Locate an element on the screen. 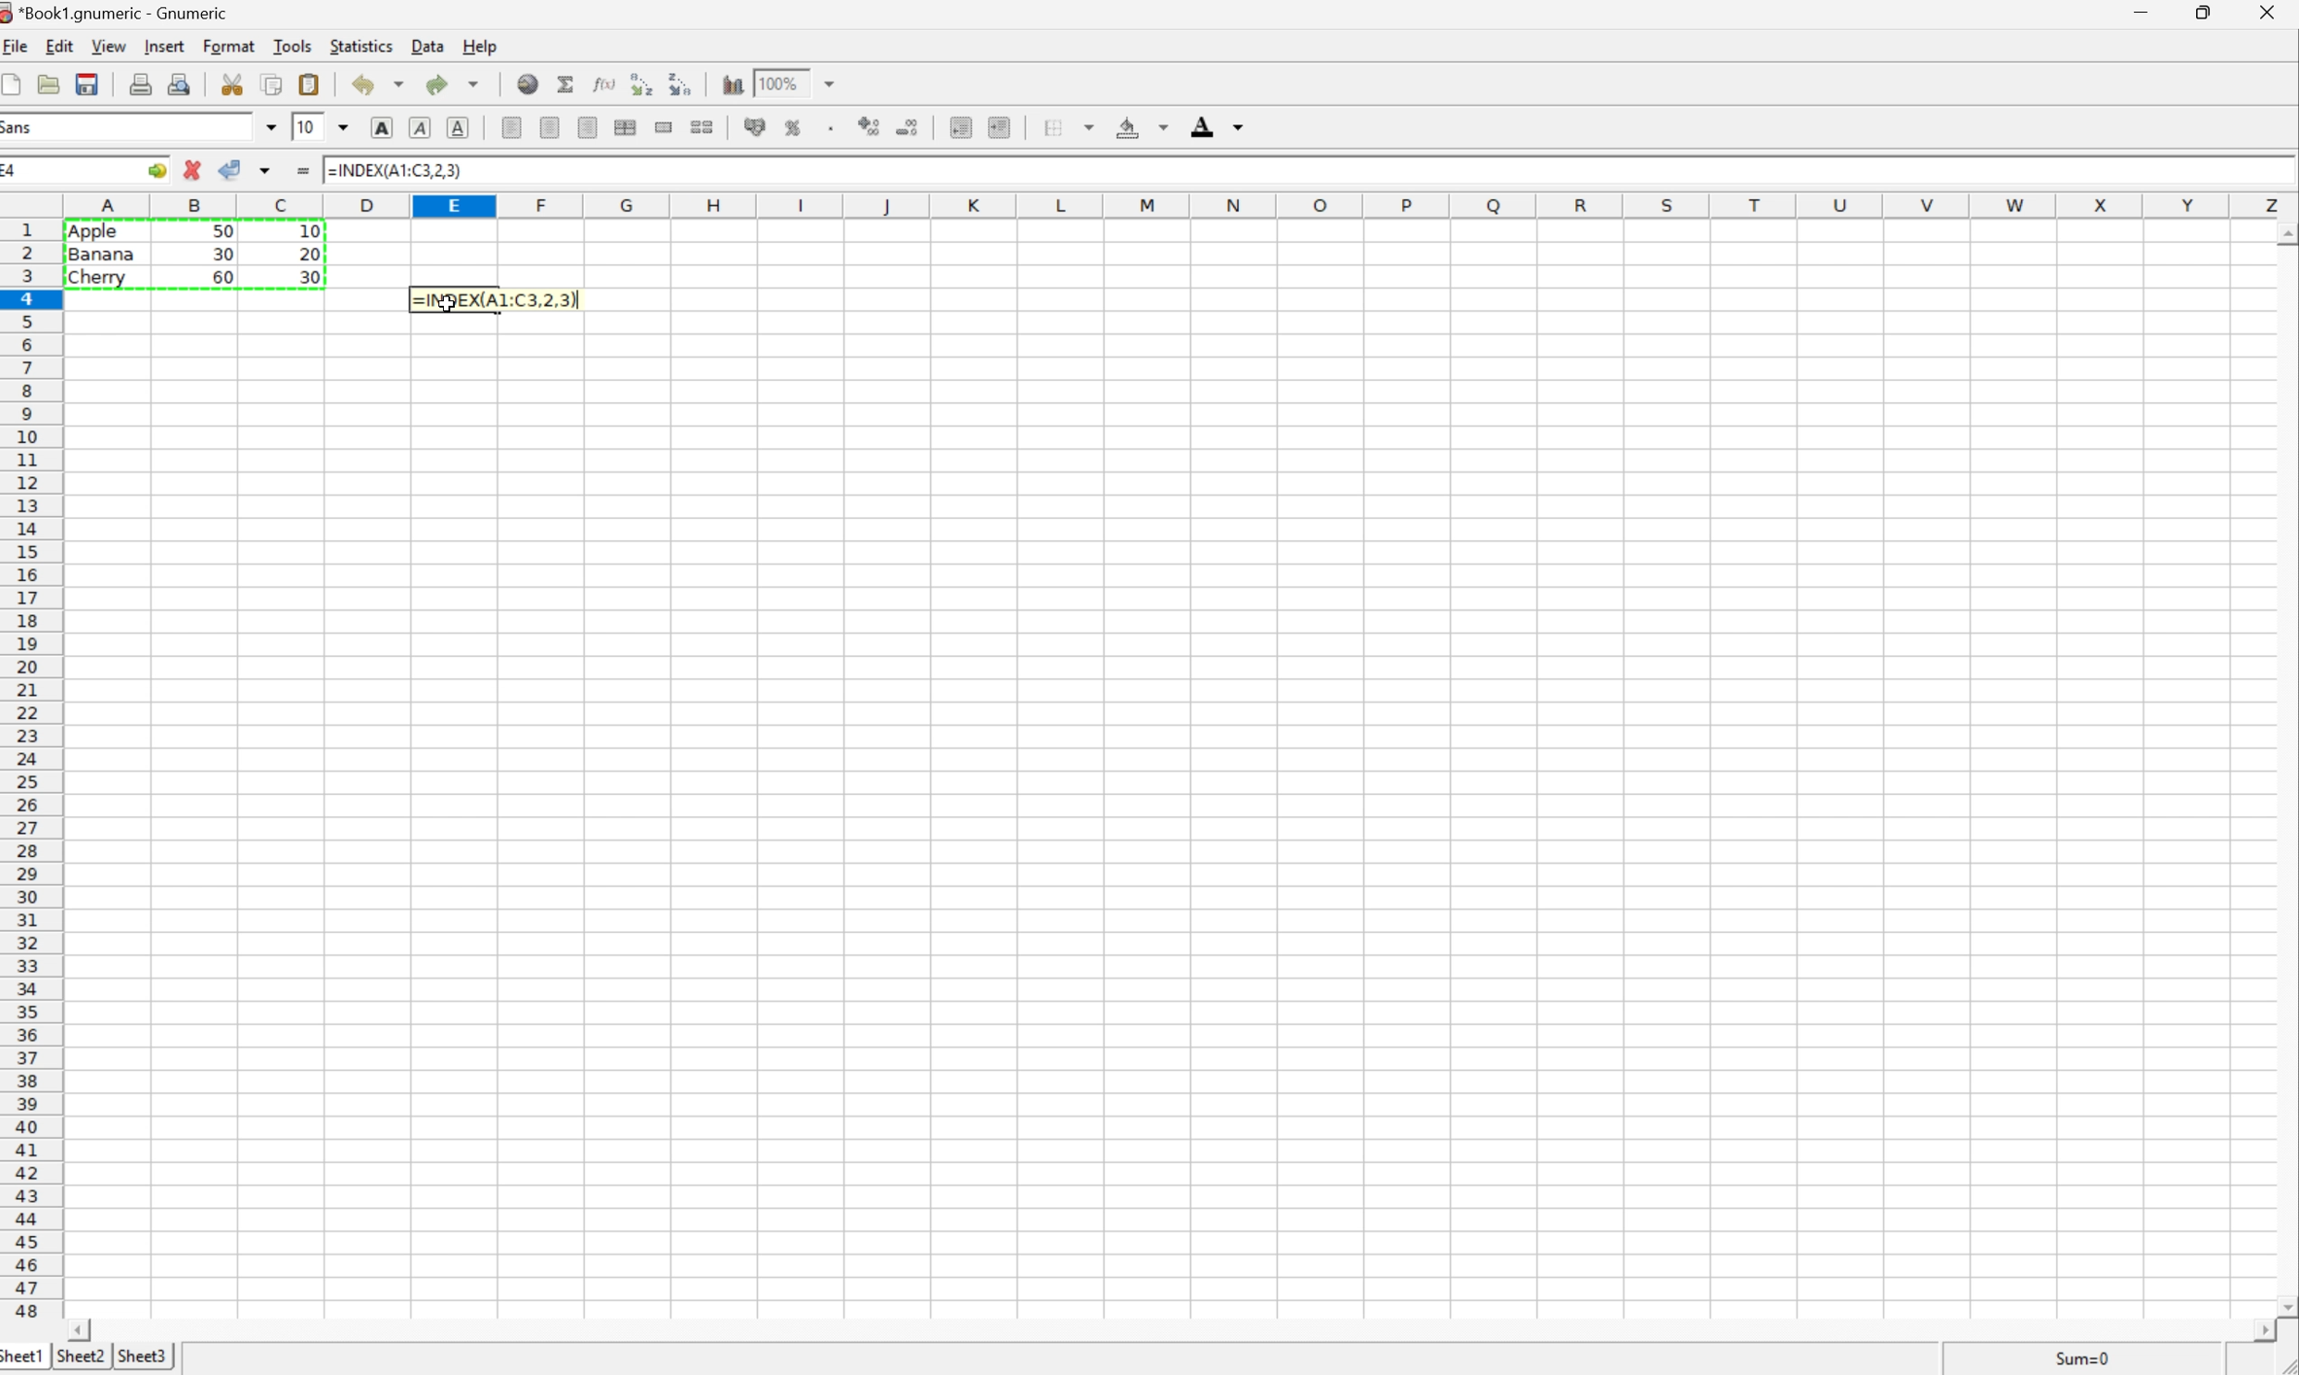 The width and height of the screenshot is (2299, 1375). edit function in current cell is located at coordinates (605, 82).